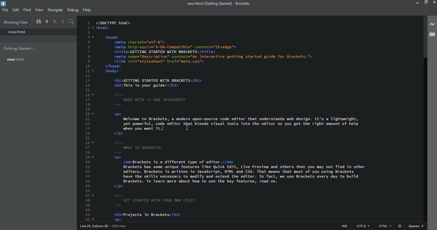 The image size is (437, 230). I want to click on test code, so click(226, 63).